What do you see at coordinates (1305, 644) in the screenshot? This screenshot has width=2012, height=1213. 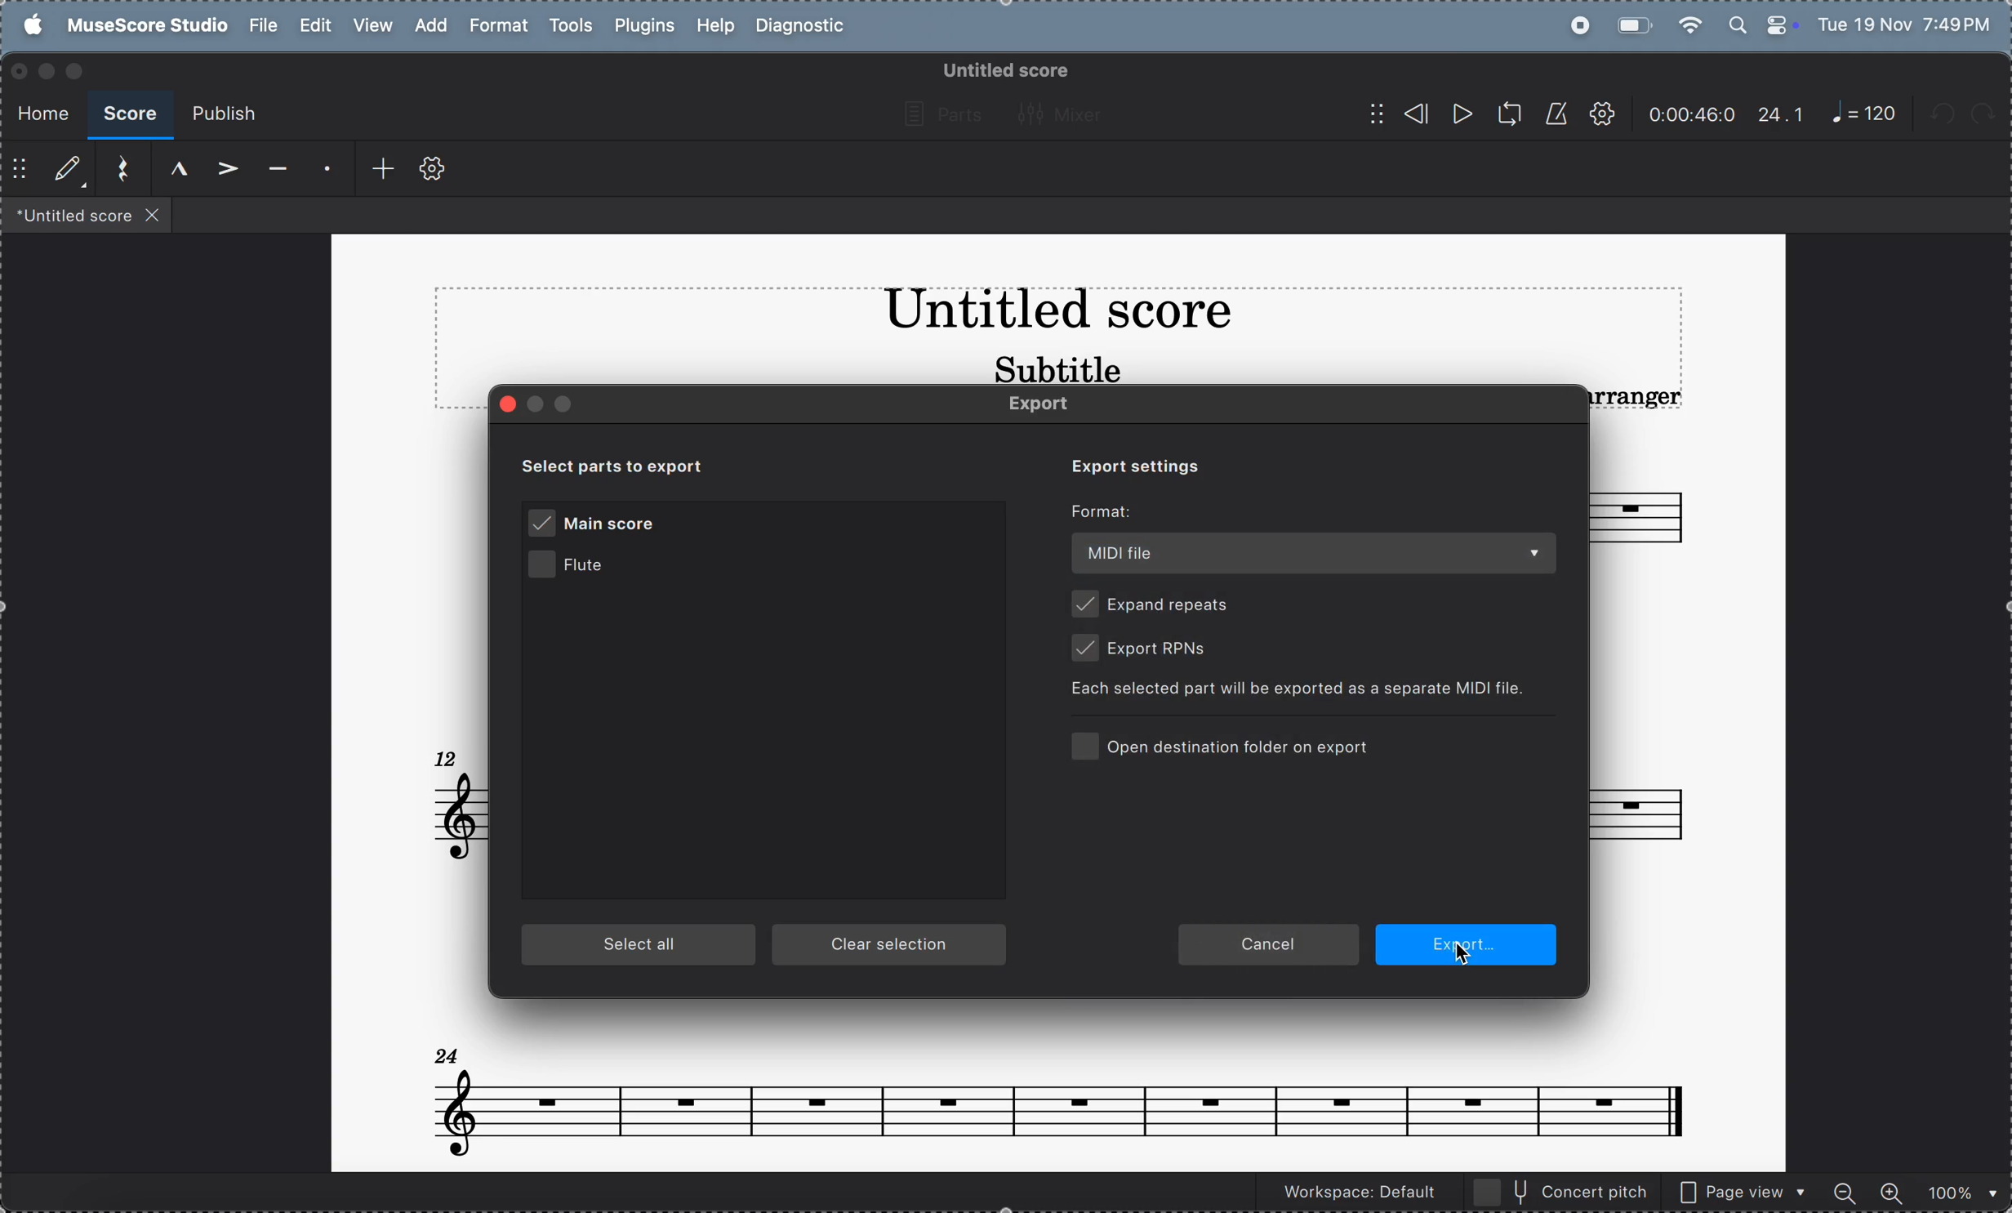 I see `export RPNs` at bounding box center [1305, 644].